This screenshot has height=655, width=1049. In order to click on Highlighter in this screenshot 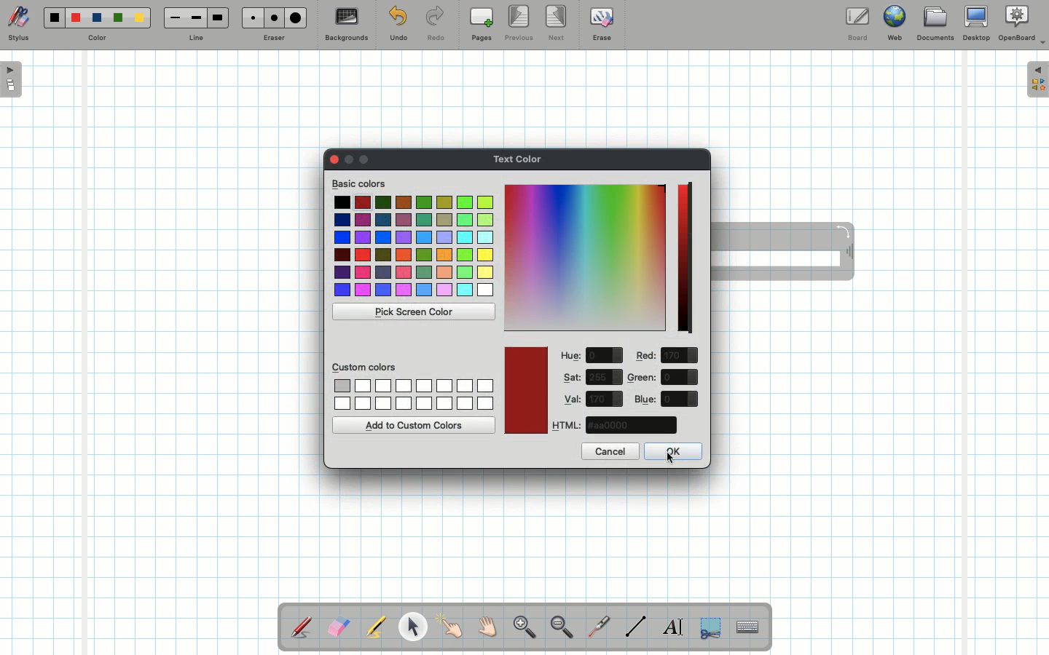, I will do `click(374, 628)`.